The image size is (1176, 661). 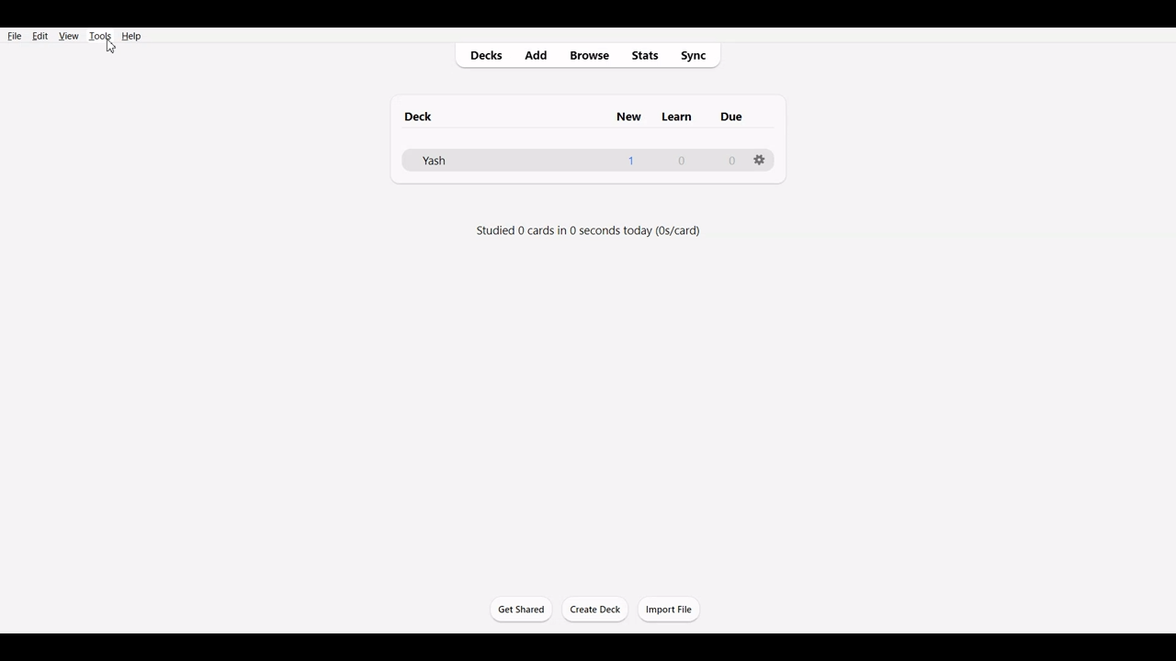 What do you see at coordinates (482, 56) in the screenshot?
I see `Decks` at bounding box center [482, 56].